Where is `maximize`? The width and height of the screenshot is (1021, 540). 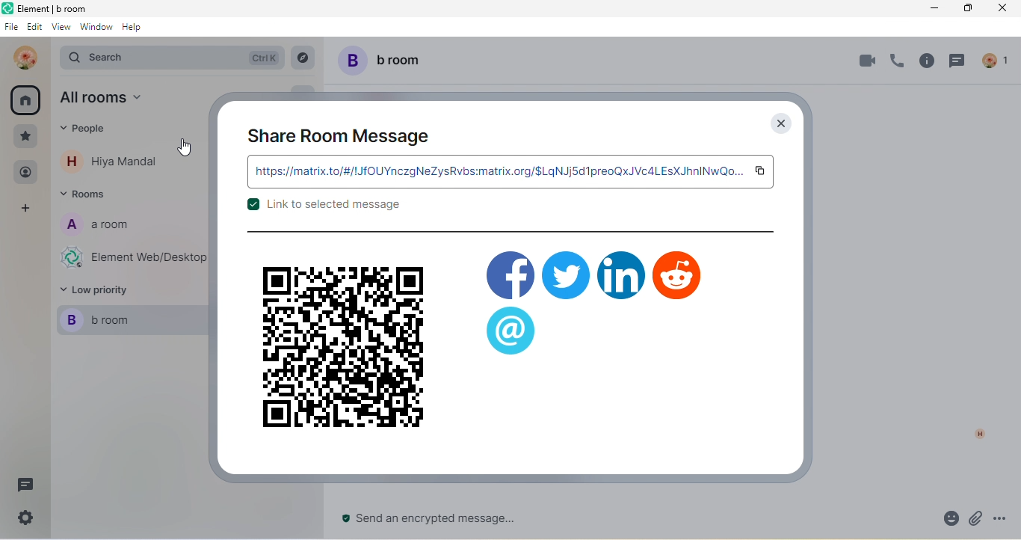
maximize is located at coordinates (965, 9).